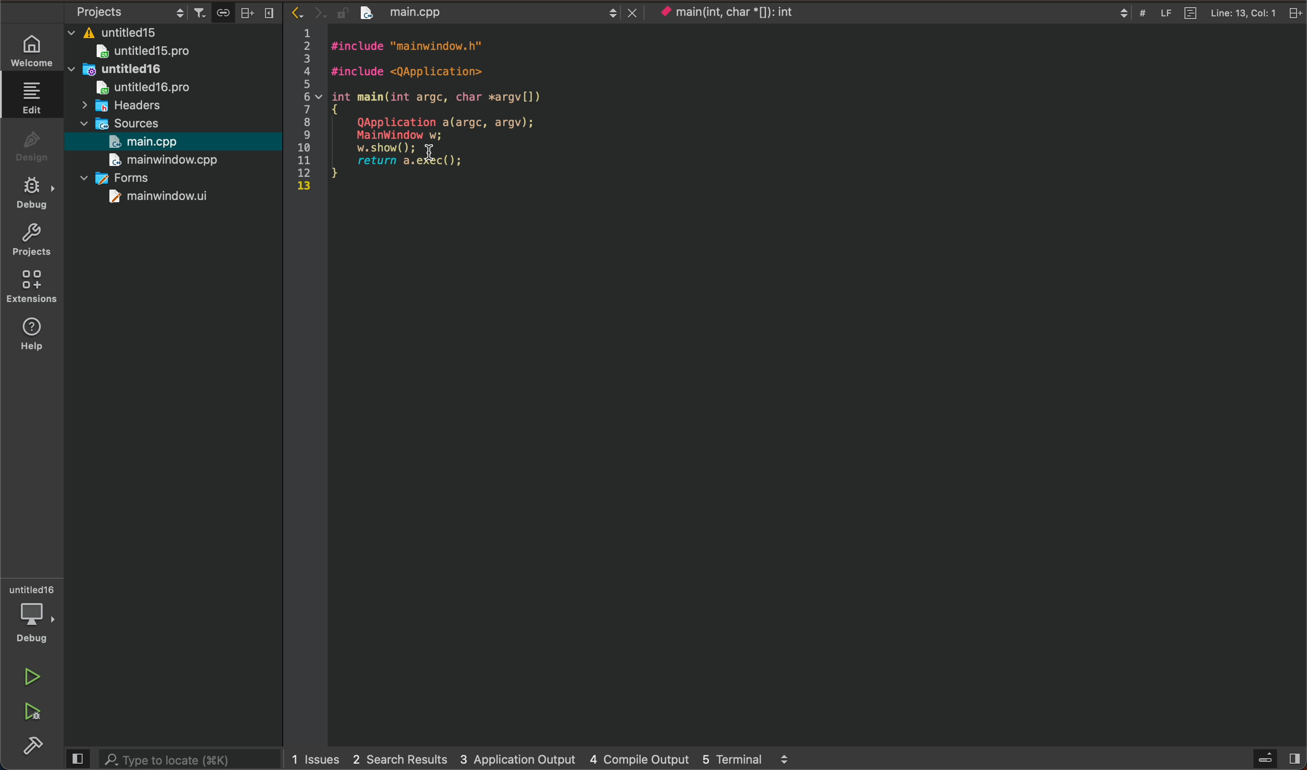 The height and width of the screenshot is (770, 1307). What do you see at coordinates (170, 142) in the screenshot?
I see `selected file` at bounding box center [170, 142].